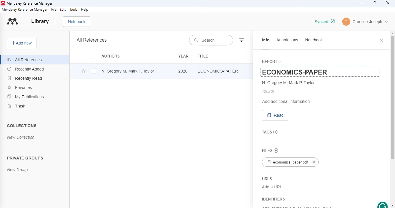 This screenshot has height=208, width=395. Describe the element at coordinates (266, 132) in the screenshot. I see `tags` at that location.